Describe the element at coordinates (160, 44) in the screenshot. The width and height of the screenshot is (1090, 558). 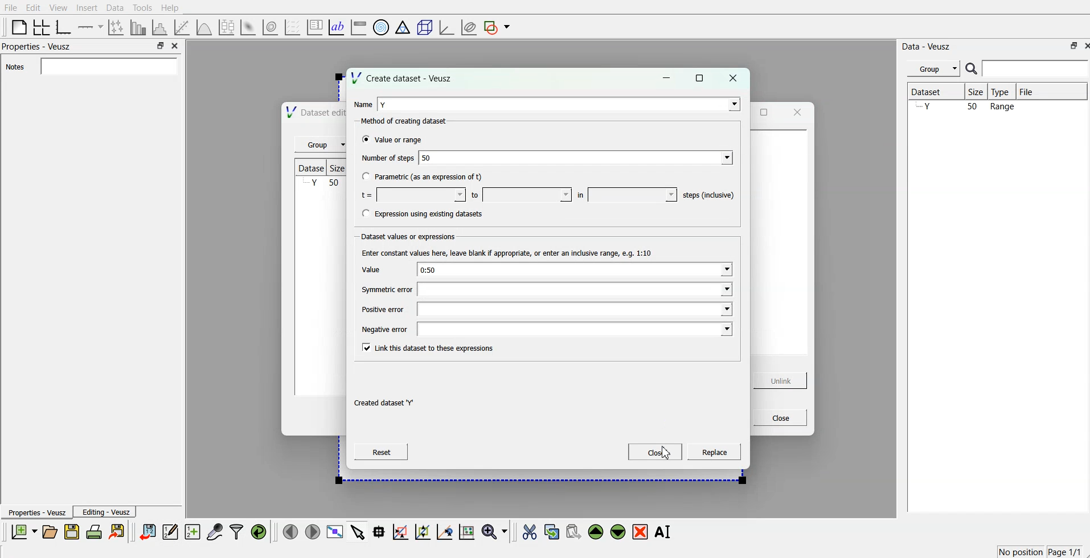
I see `minimise` at that location.